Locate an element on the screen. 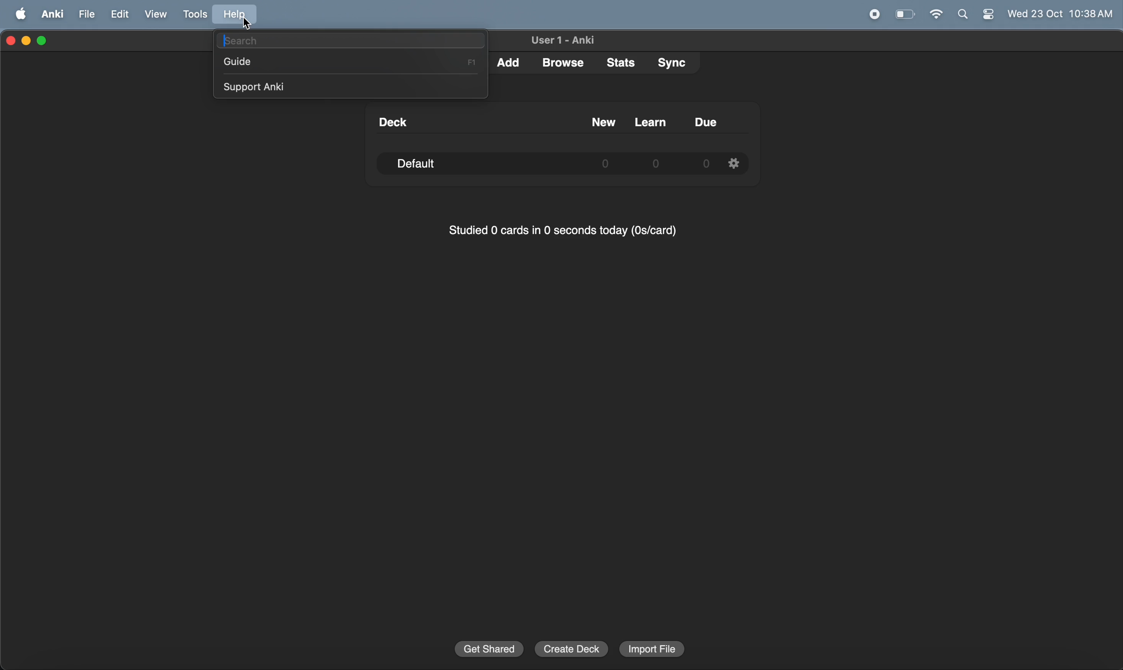 This screenshot has width=1123, height=670. import file is located at coordinates (652, 648).